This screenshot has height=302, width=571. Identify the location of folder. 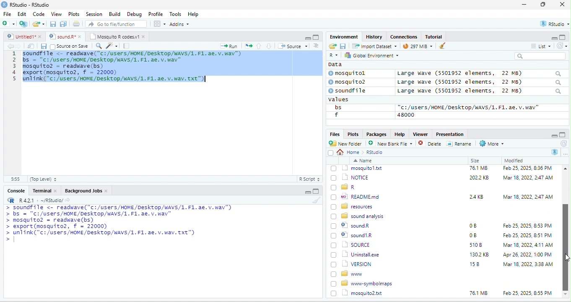
(39, 24).